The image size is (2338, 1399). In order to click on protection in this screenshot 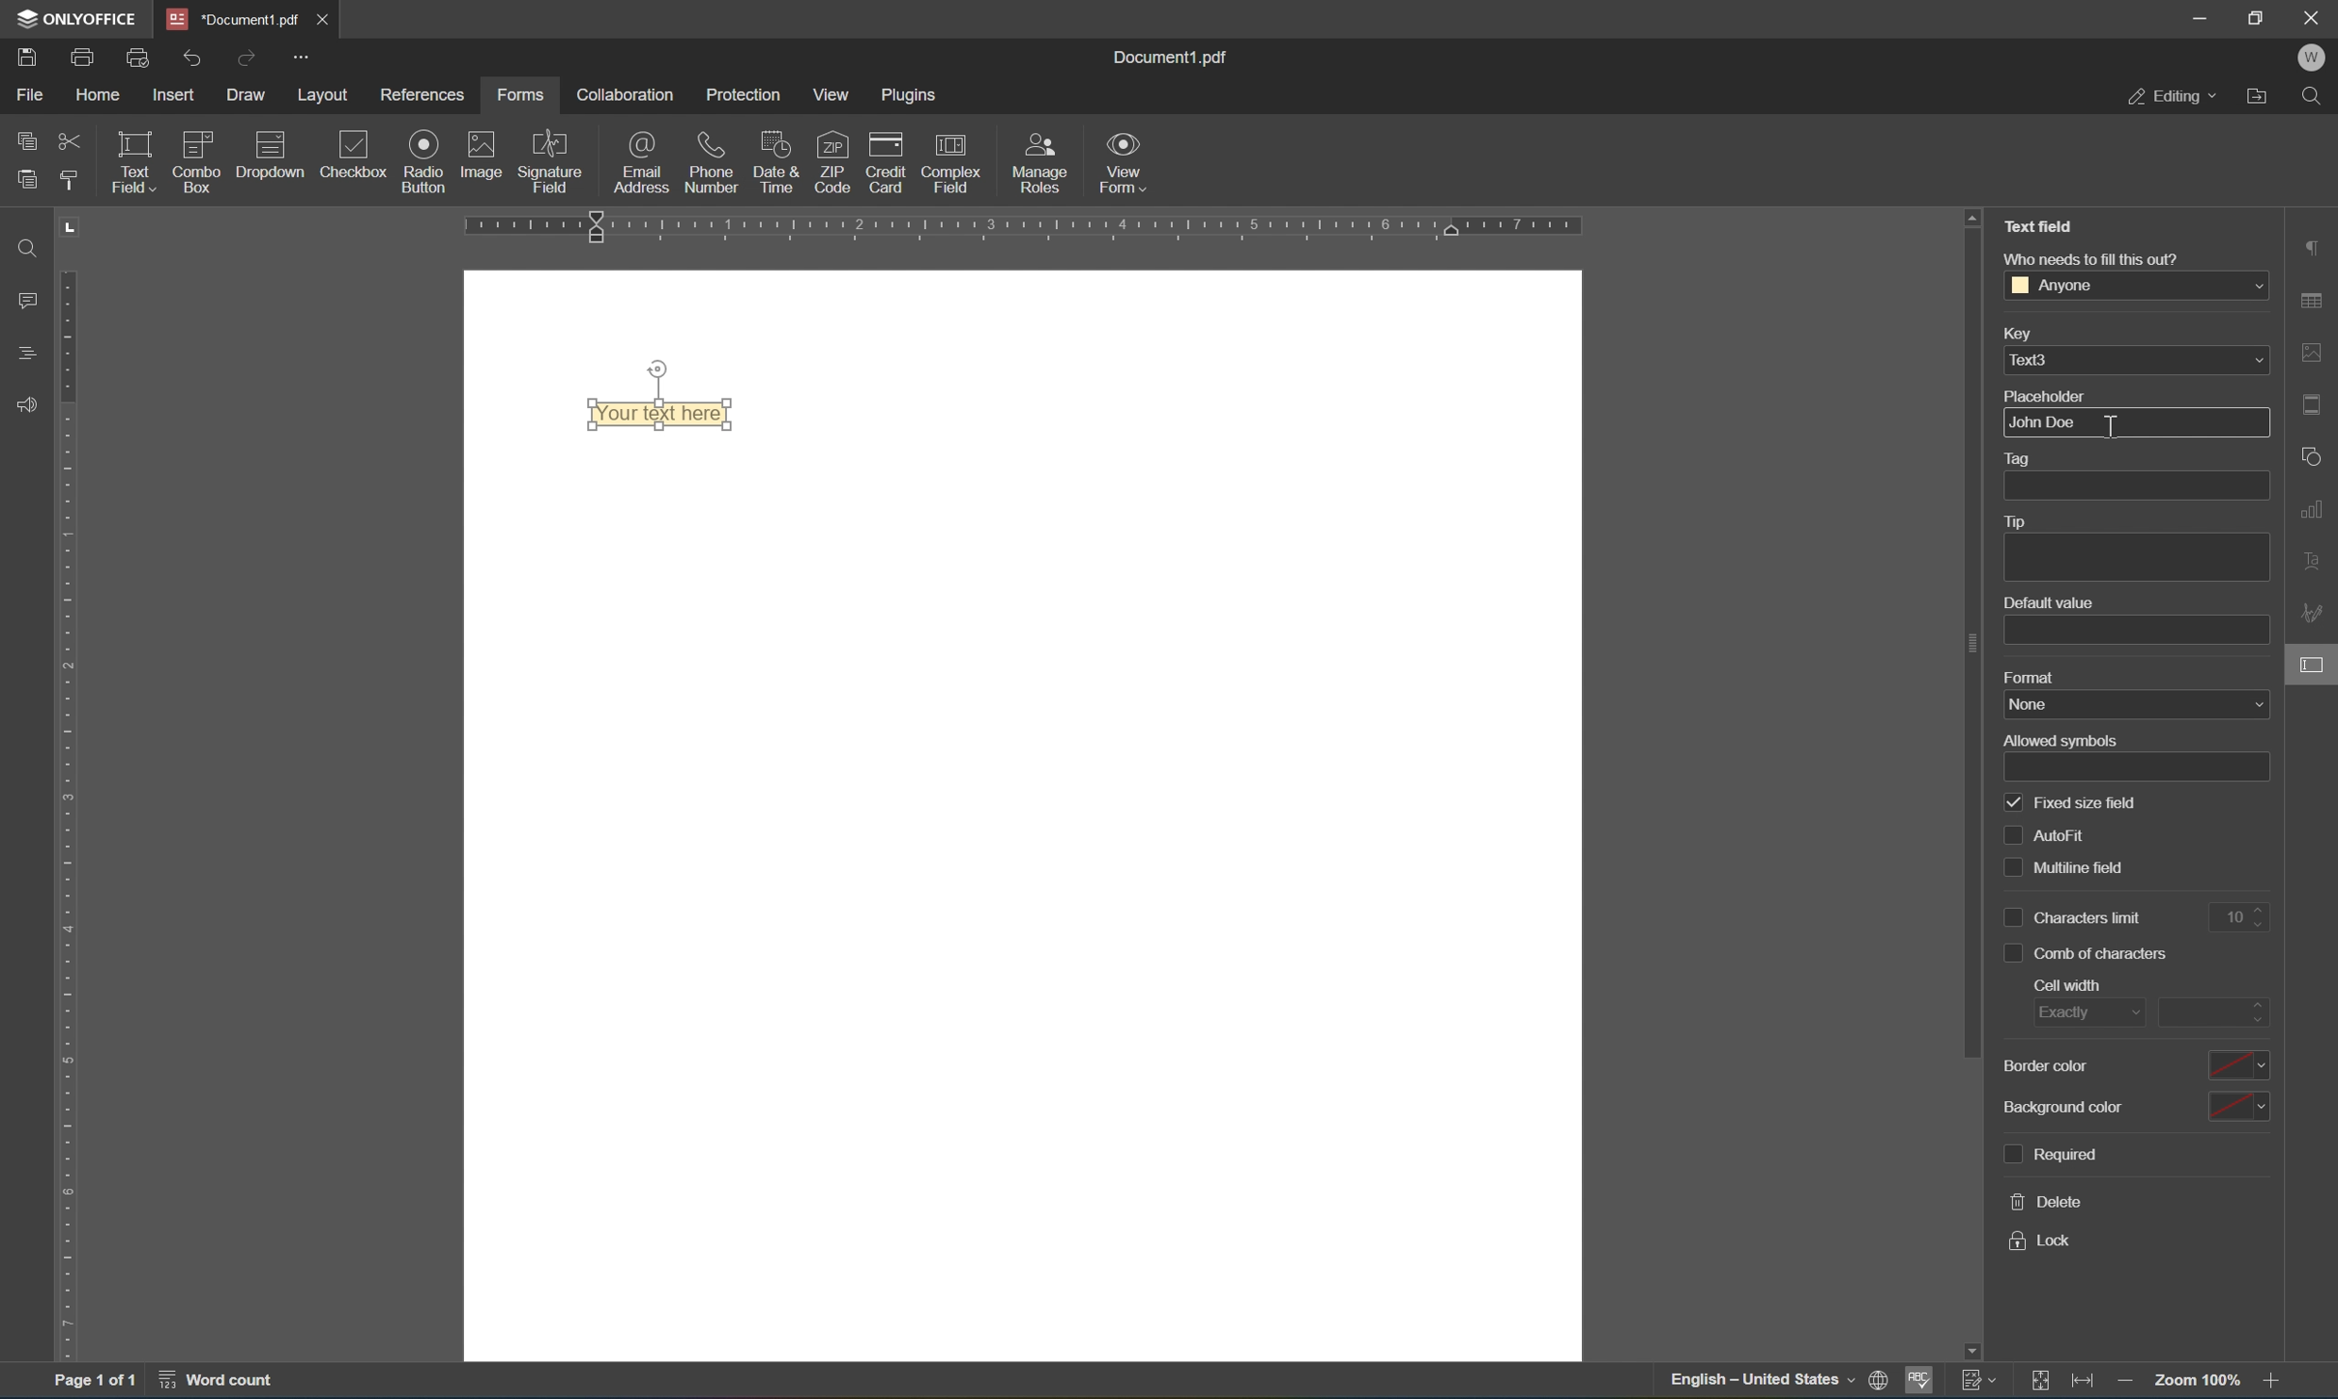, I will do `click(749, 94)`.